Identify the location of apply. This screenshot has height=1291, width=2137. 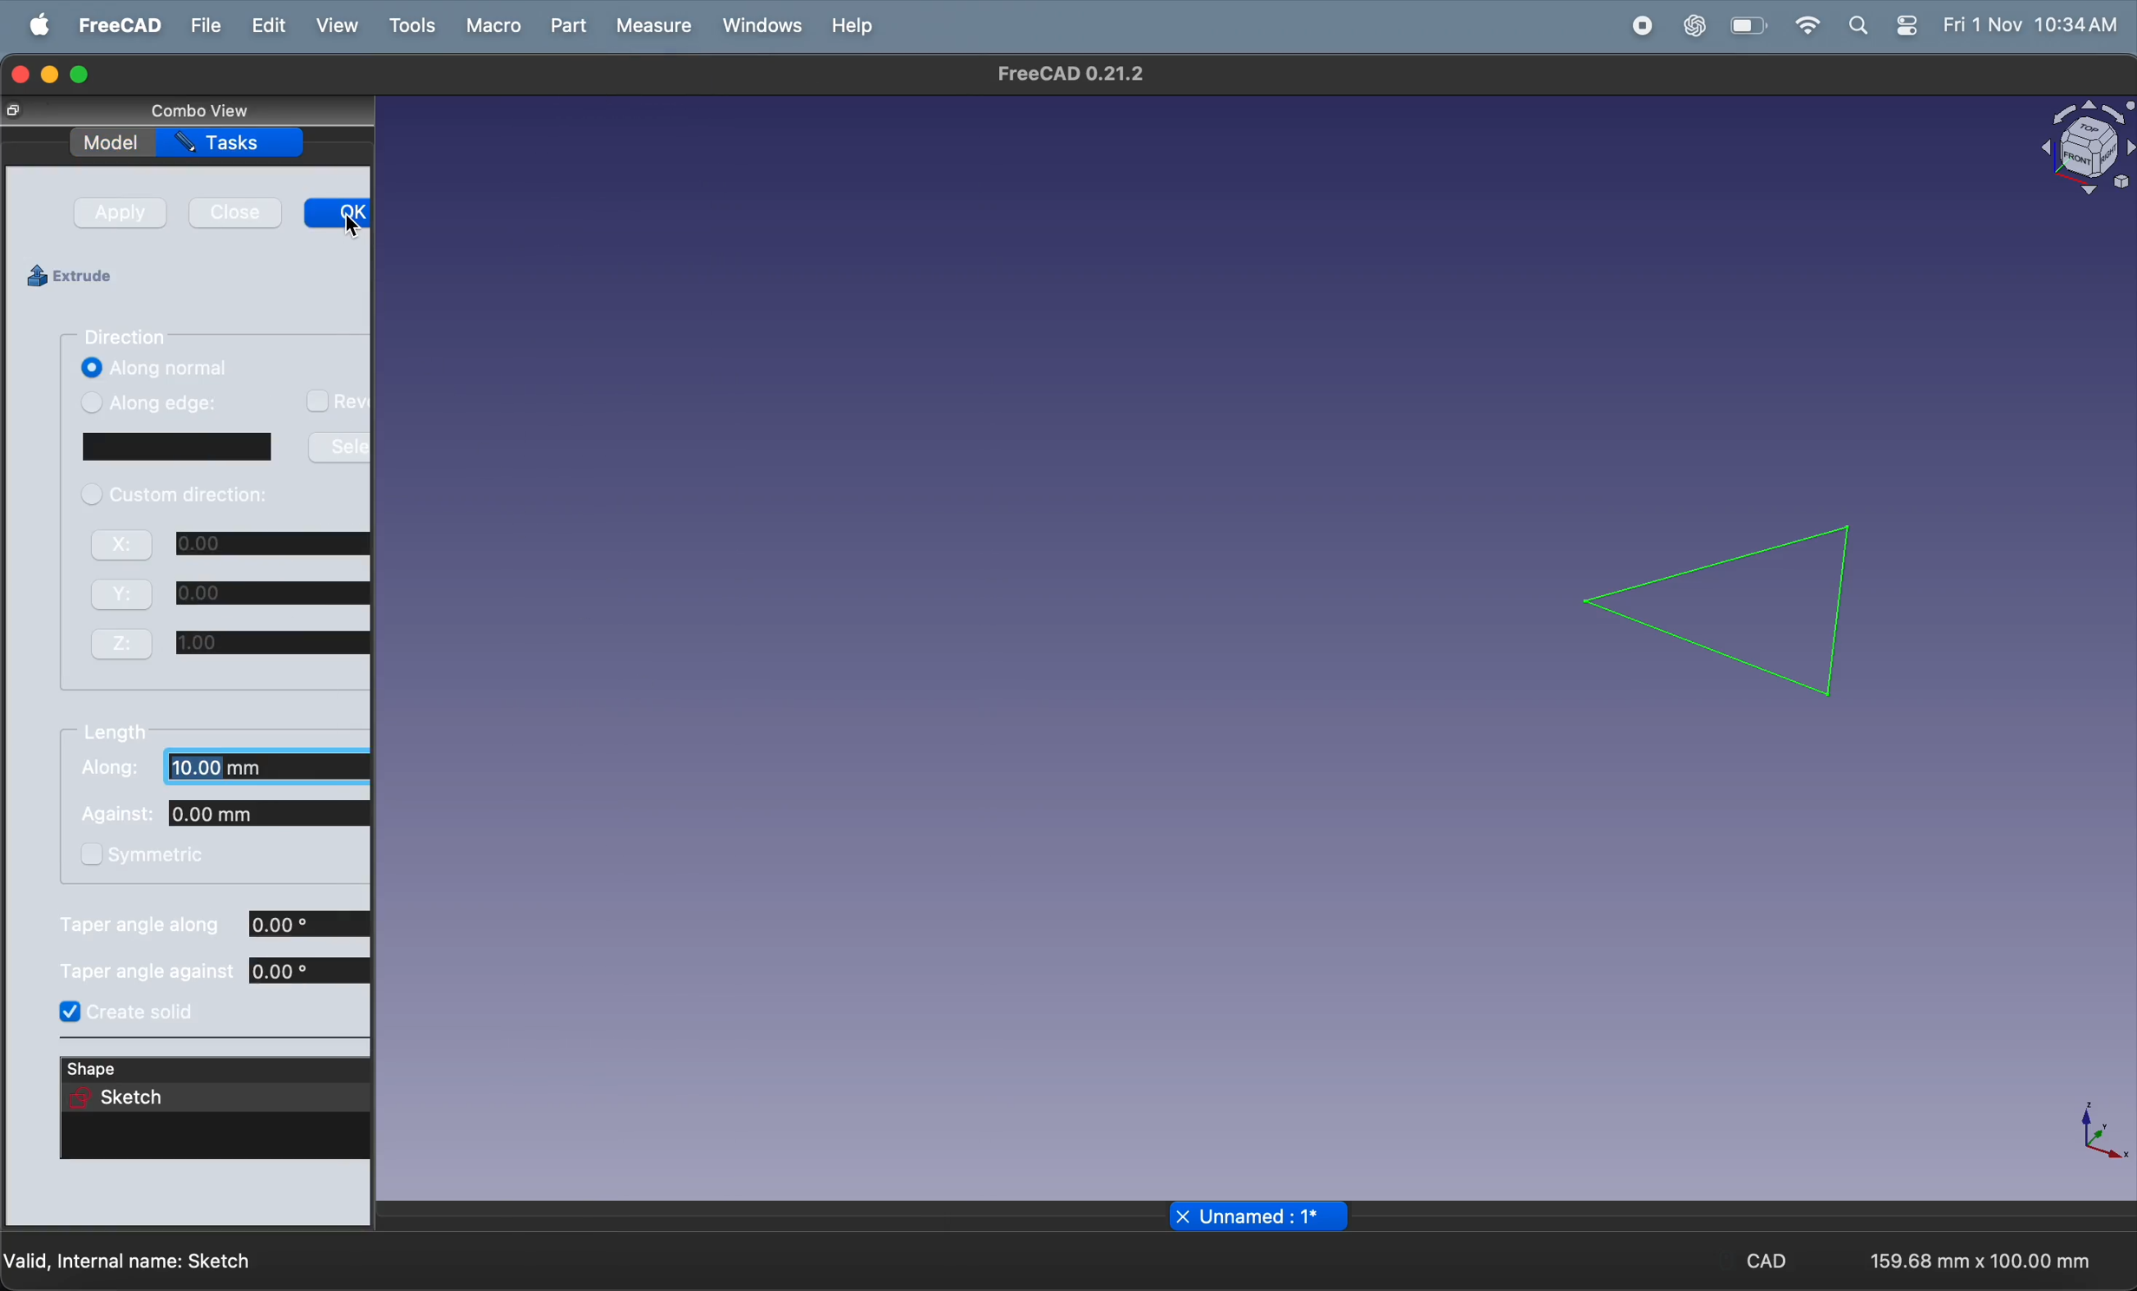
(118, 214).